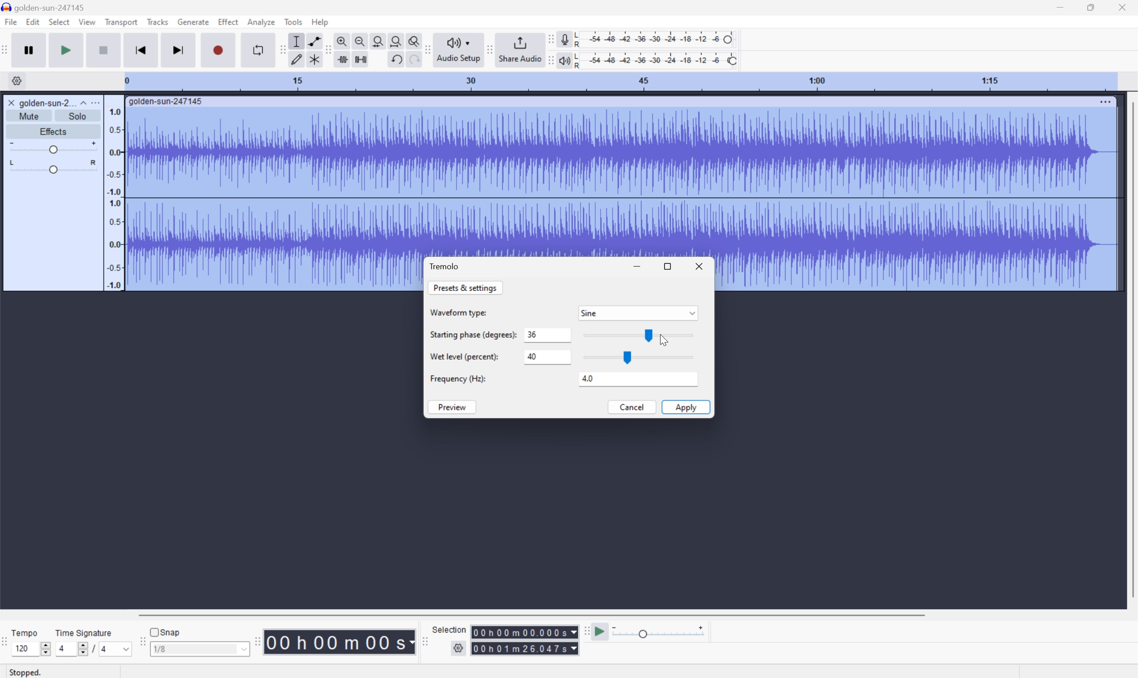 The height and width of the screenshot is (678, 1138). What do you see at coordinates (699, 265) in the screenshot?
I see `Close` at bounding box center [699, 265].